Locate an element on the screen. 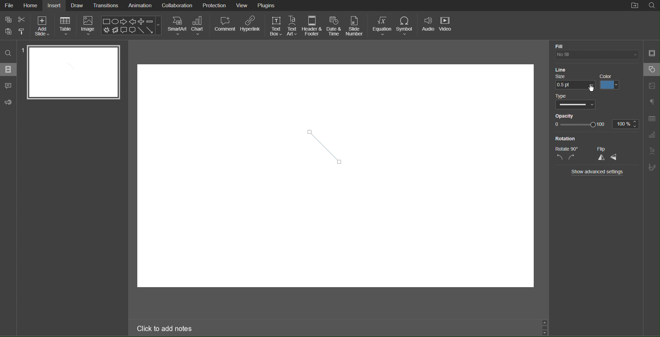 The image size is (660, 337). 0.5pt is located at coordinates (575, 86).